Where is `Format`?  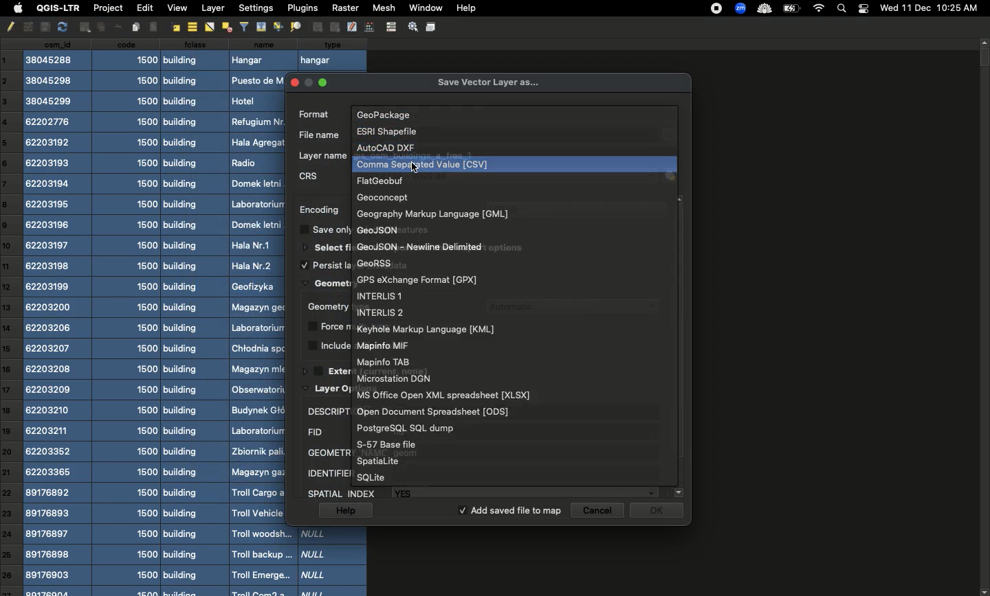
Format is located at coordinates (444, 393).